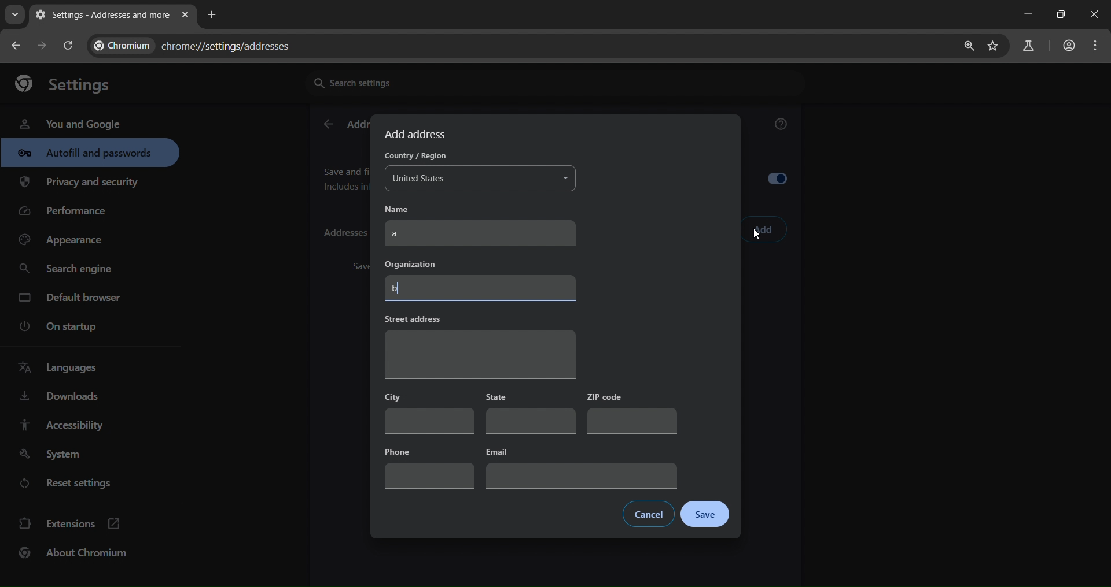 This screenshot has width=1111, height=587. What do you see at coordinates (414, 82) in the screenshot?
I see `search settings` at bounding box center [414, 82].